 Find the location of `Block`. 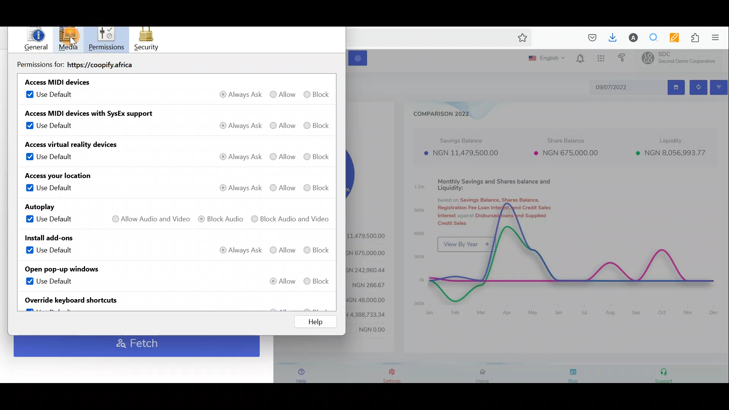

Block is located at coordinates (315, 280).